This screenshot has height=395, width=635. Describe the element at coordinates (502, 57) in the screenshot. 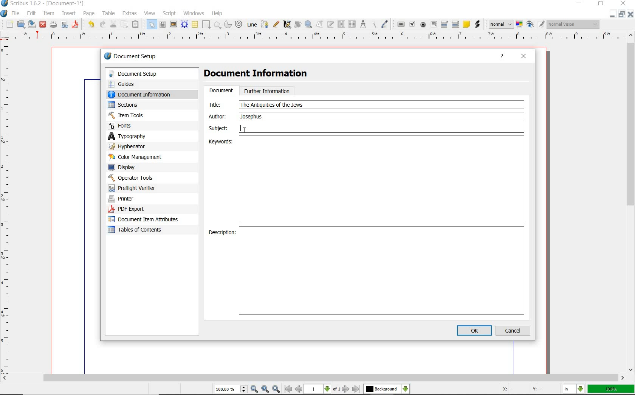

I see `help` at that location.